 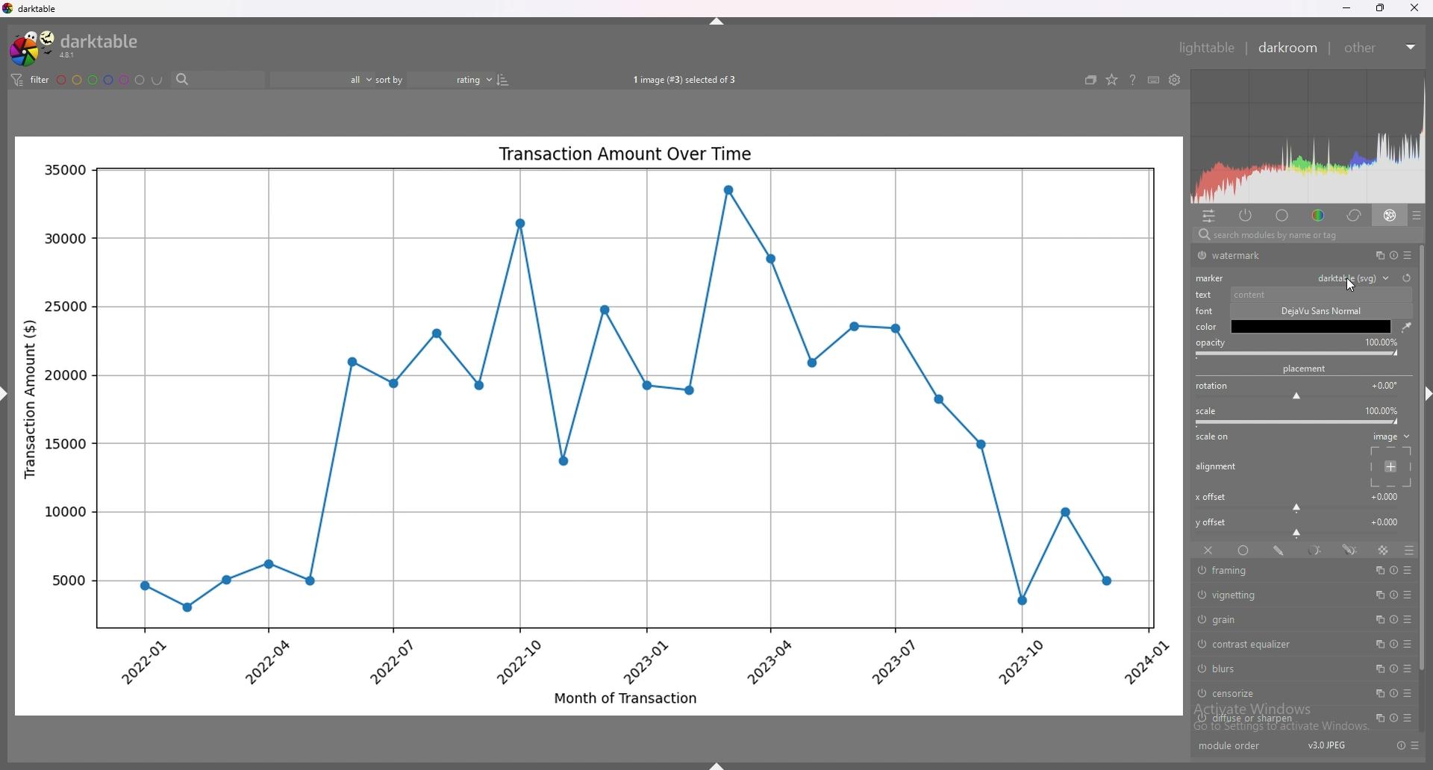 What do you see at coordinates (1199, 695) in the screenshot?
I see `switch off` at bounding box center [1199, 695].